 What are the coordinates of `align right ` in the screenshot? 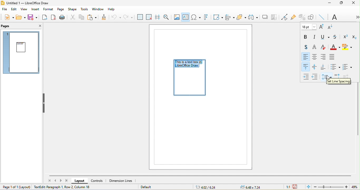 It's located at (323, 57).